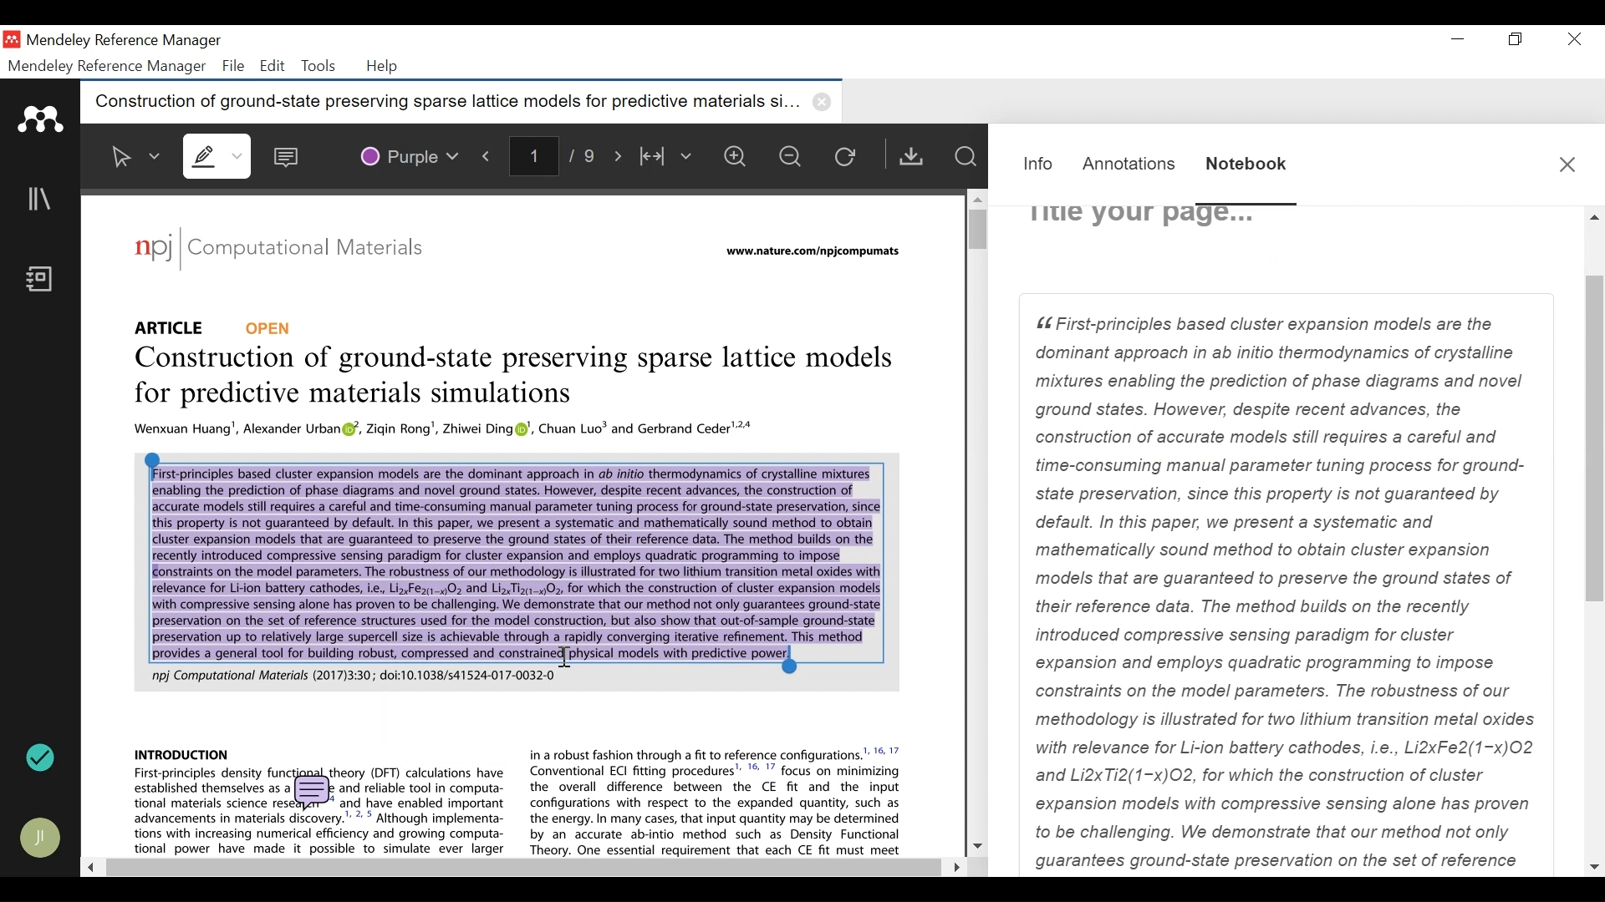 The image size is (1605, 902). I want to click on Scroll up, so click(1595, 220).